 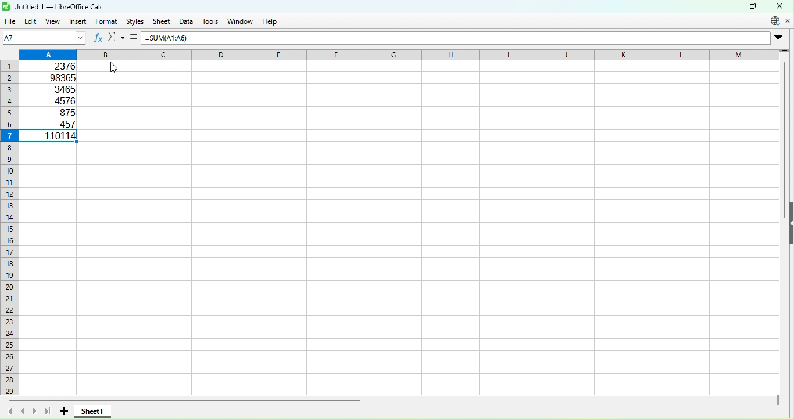 I want to click on Rows, so click(x=10, y=230).